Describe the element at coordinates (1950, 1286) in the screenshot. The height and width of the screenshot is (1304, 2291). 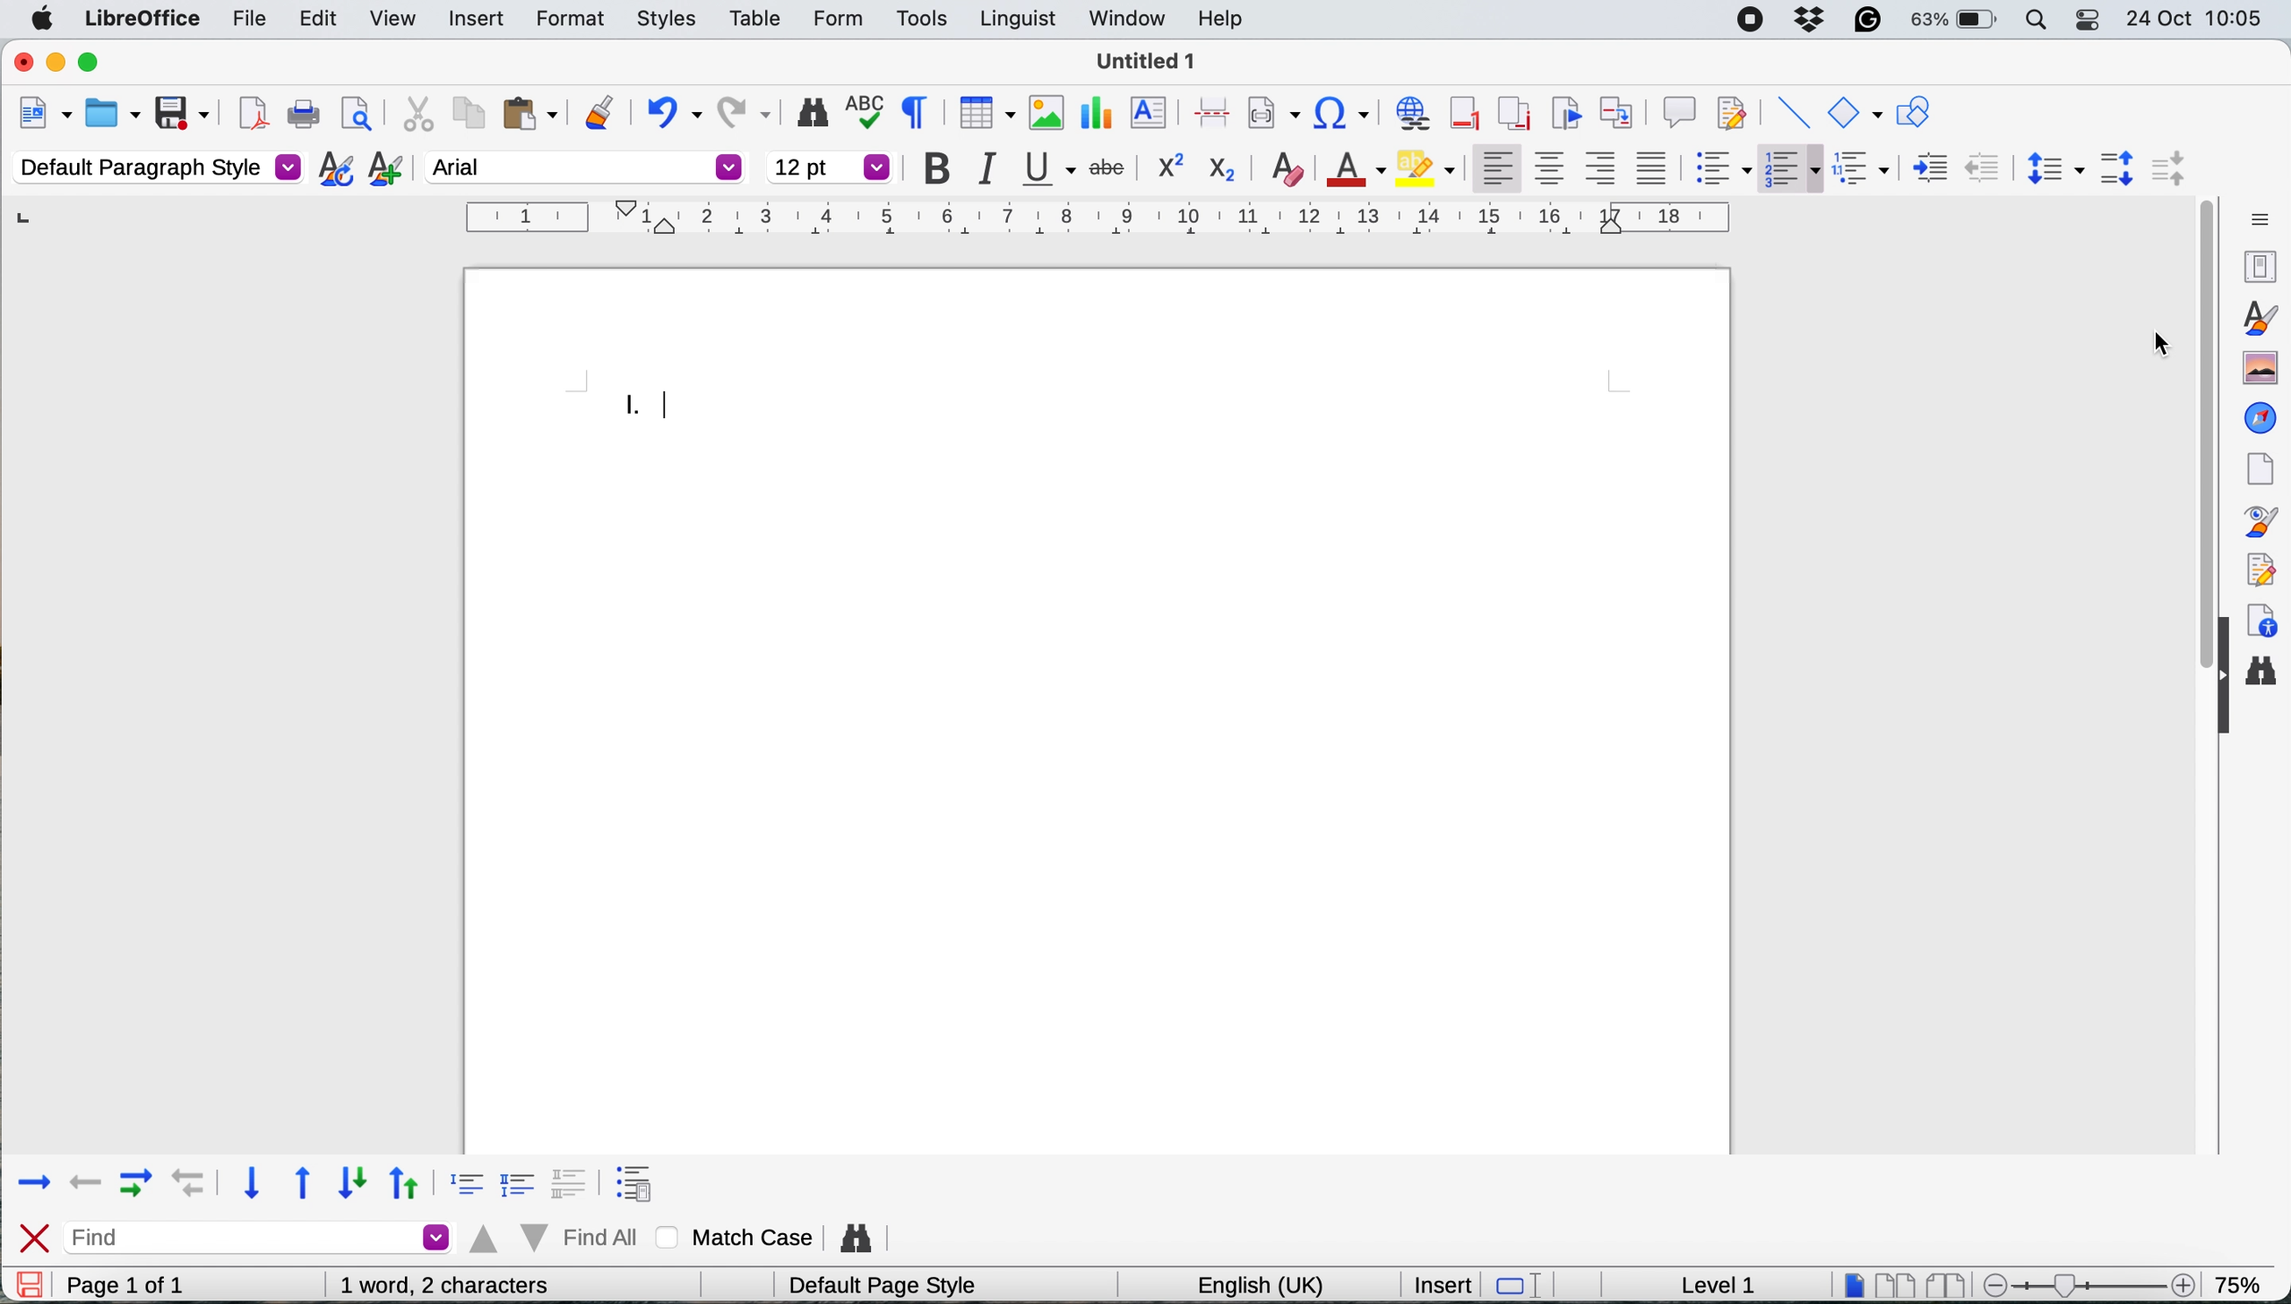
I see `book view` at that location.